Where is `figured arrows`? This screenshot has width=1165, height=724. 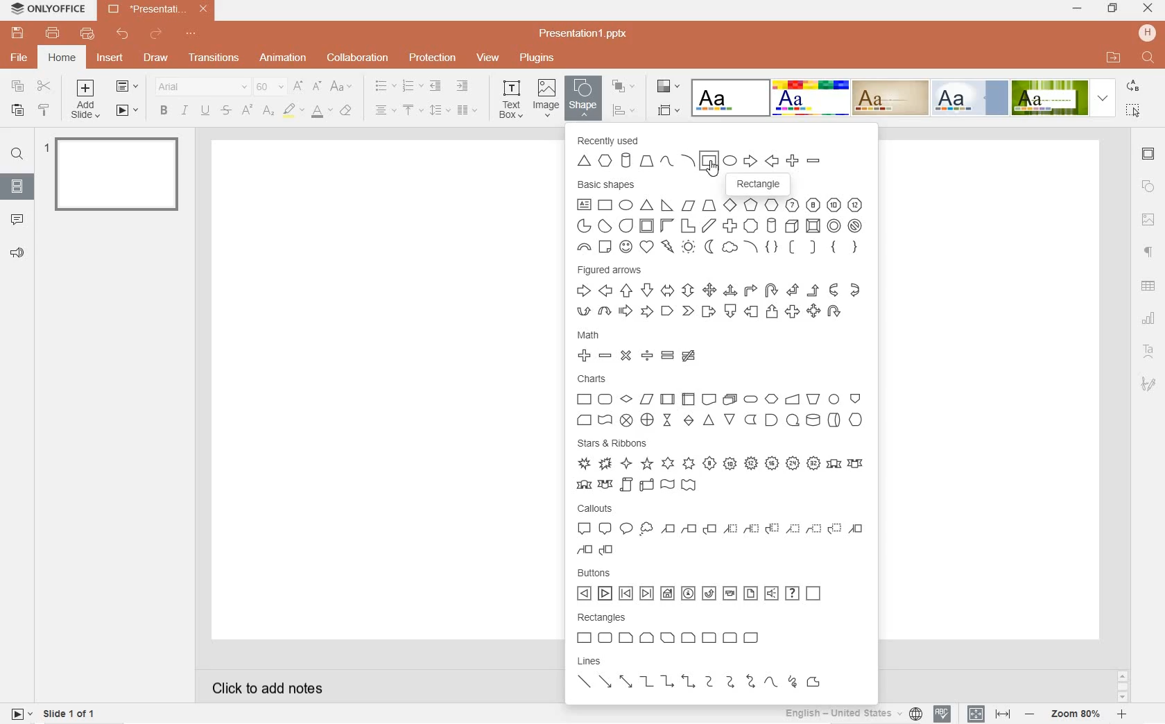
figured arrows is located at coordinates (607, 270).